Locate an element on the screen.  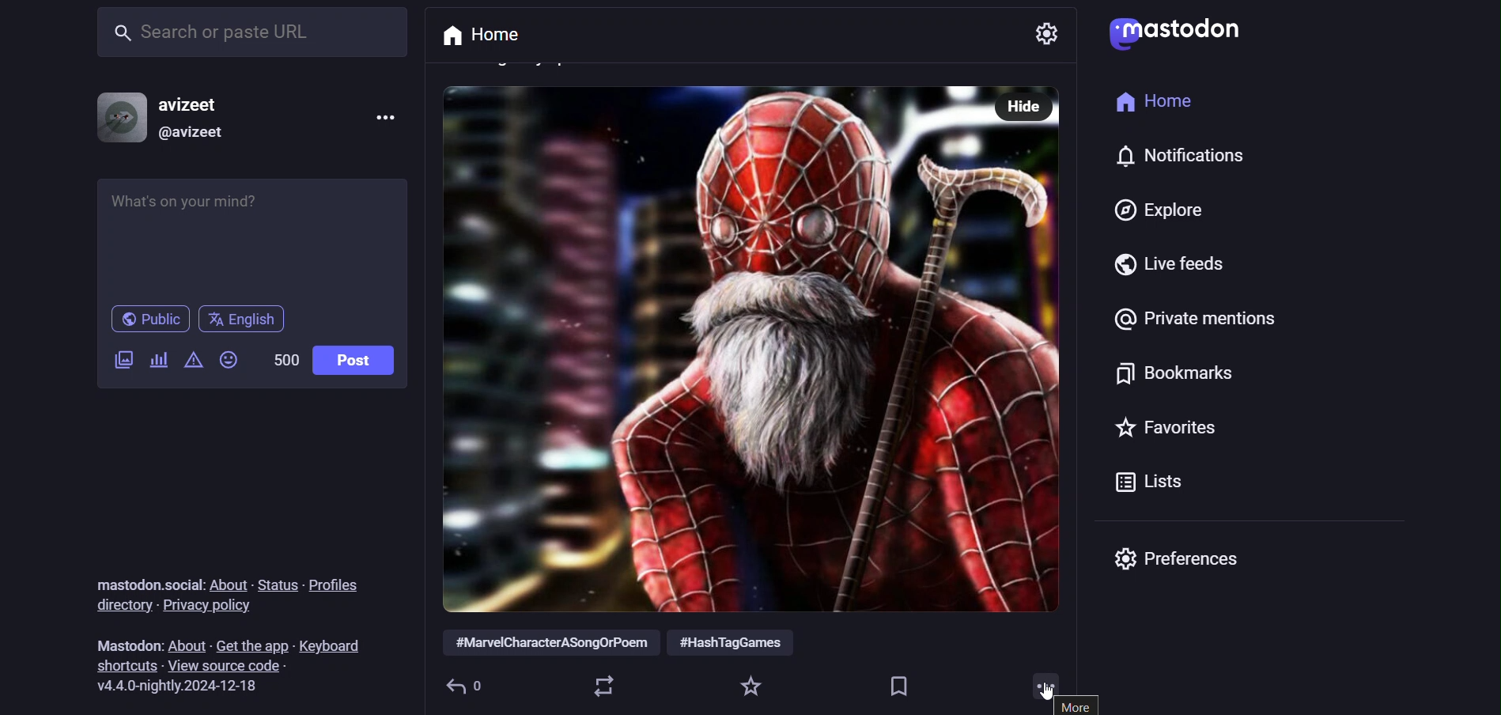
leyboard is located at coordinates (334, 639).